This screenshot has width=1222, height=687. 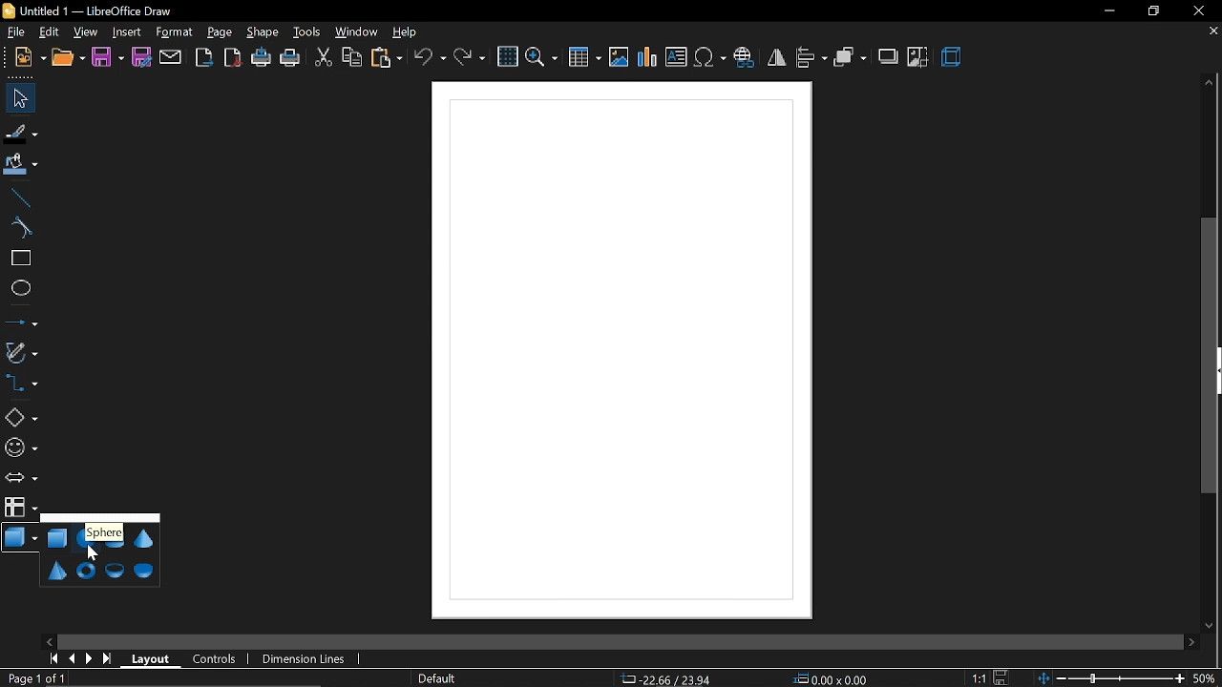 What do you see at coordinates (23, 165) in the screenshot?
I see `fill color` at bounding box center [23, 165].